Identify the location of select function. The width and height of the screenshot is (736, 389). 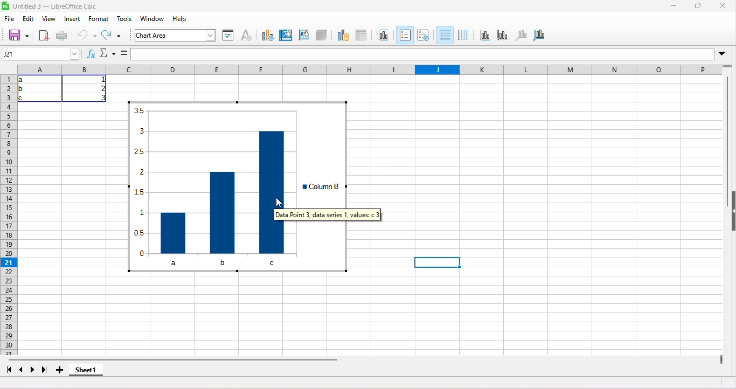
(108, 53).